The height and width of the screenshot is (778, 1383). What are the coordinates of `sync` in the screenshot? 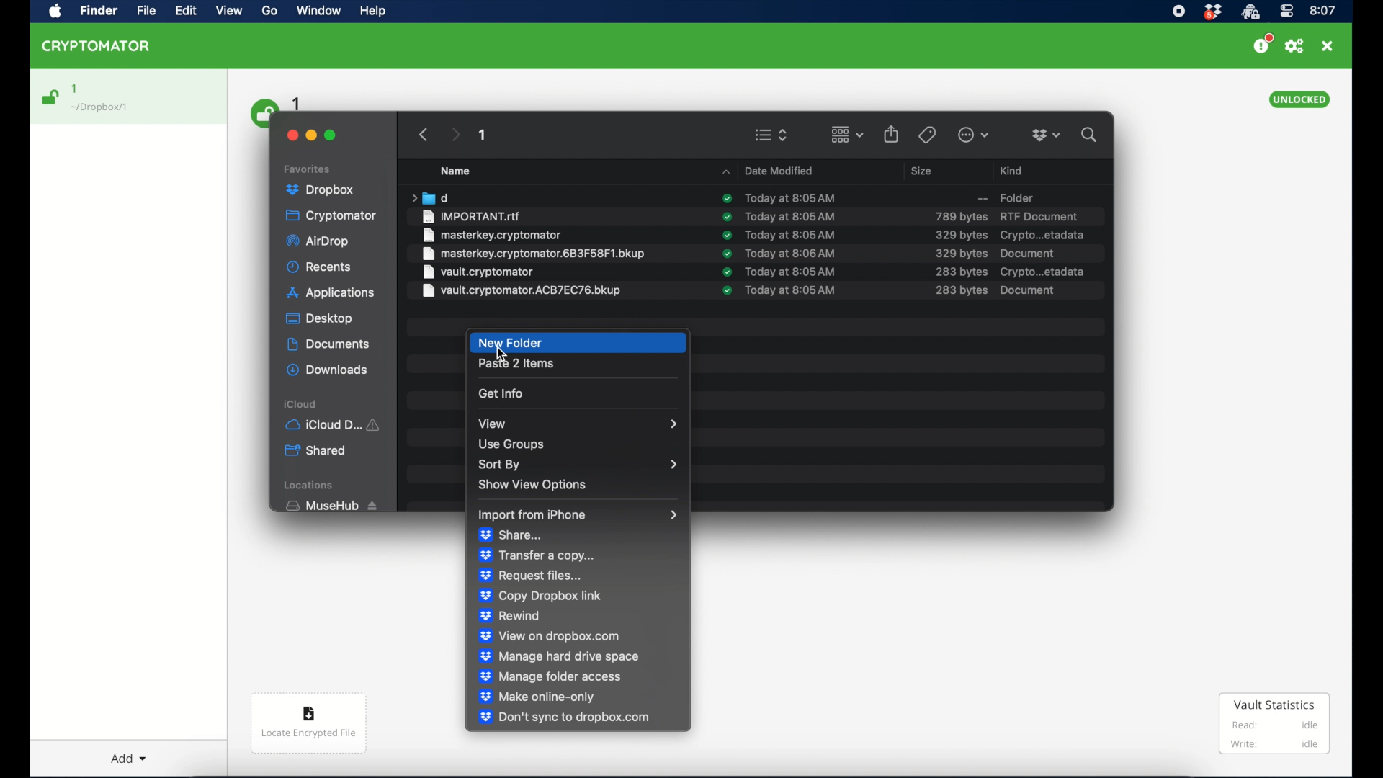 It's located at (726, 235).